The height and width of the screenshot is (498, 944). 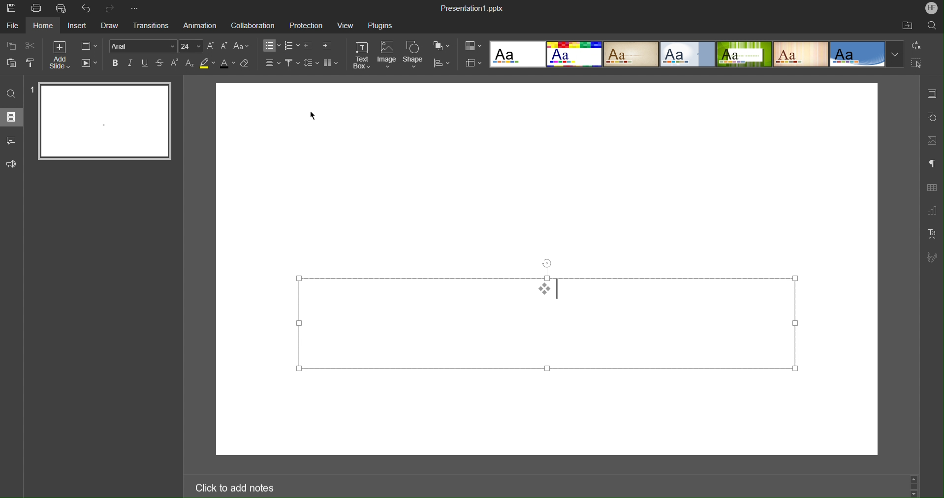 What do you see at coordinates (291, 63) in the screenshot?
I see `Vertical Align` at bounding box center [291, 63].